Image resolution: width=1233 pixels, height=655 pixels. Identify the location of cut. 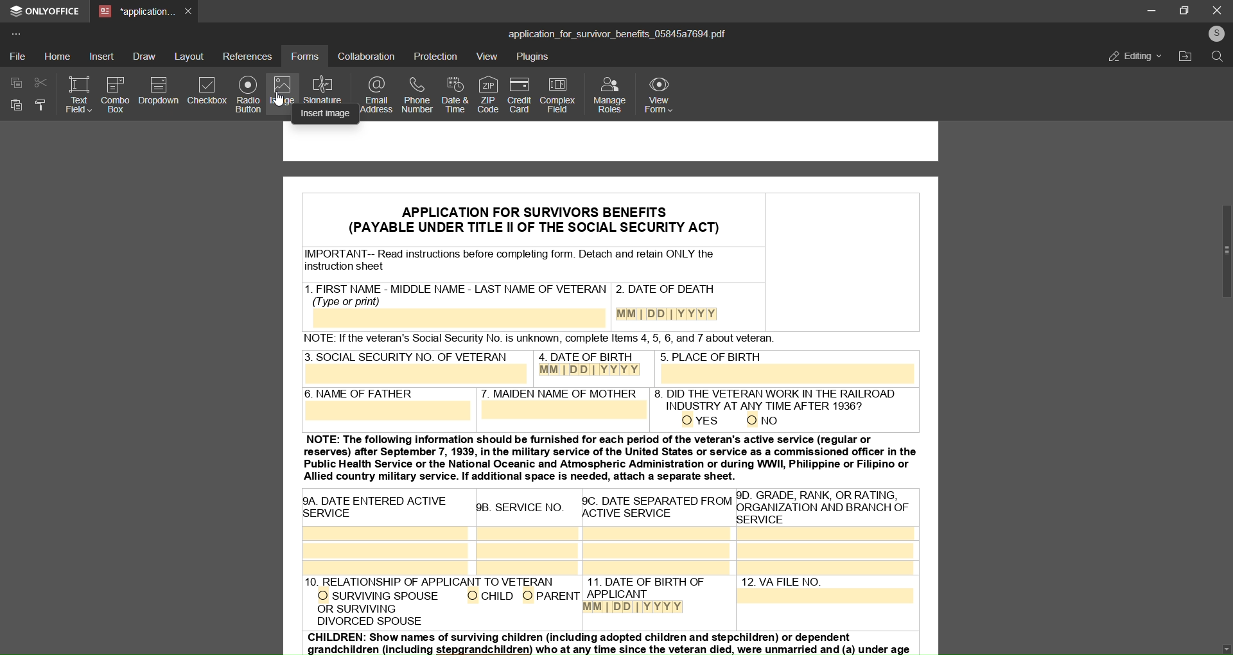
(39, 82).